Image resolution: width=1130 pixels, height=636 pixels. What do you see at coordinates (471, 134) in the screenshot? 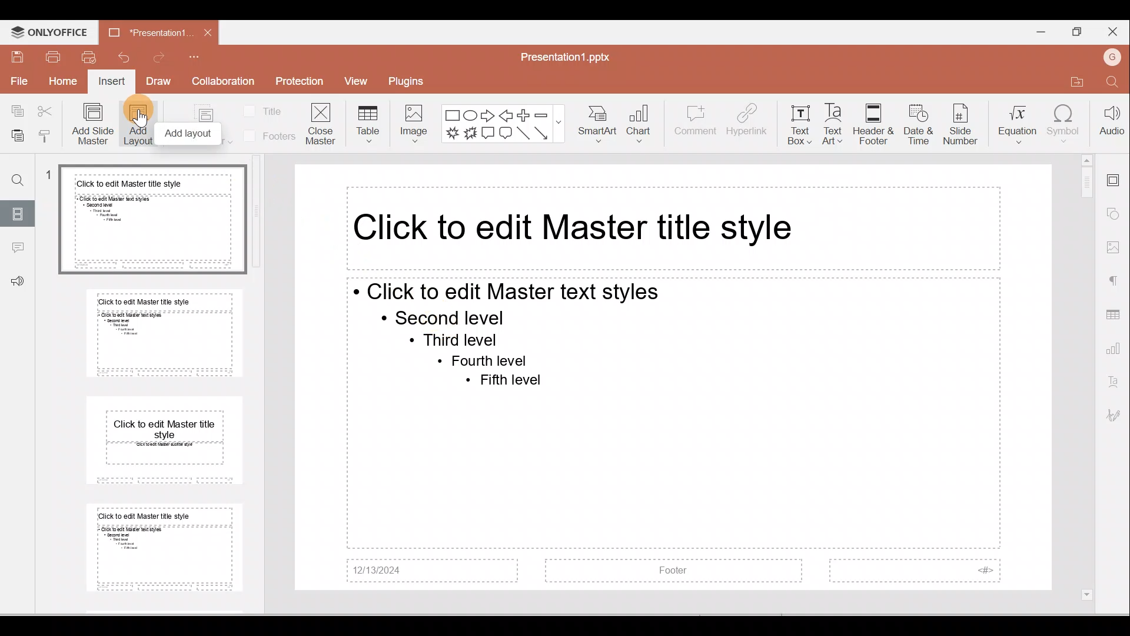
I see `Explosion 2` at bounding box center [471, 134].